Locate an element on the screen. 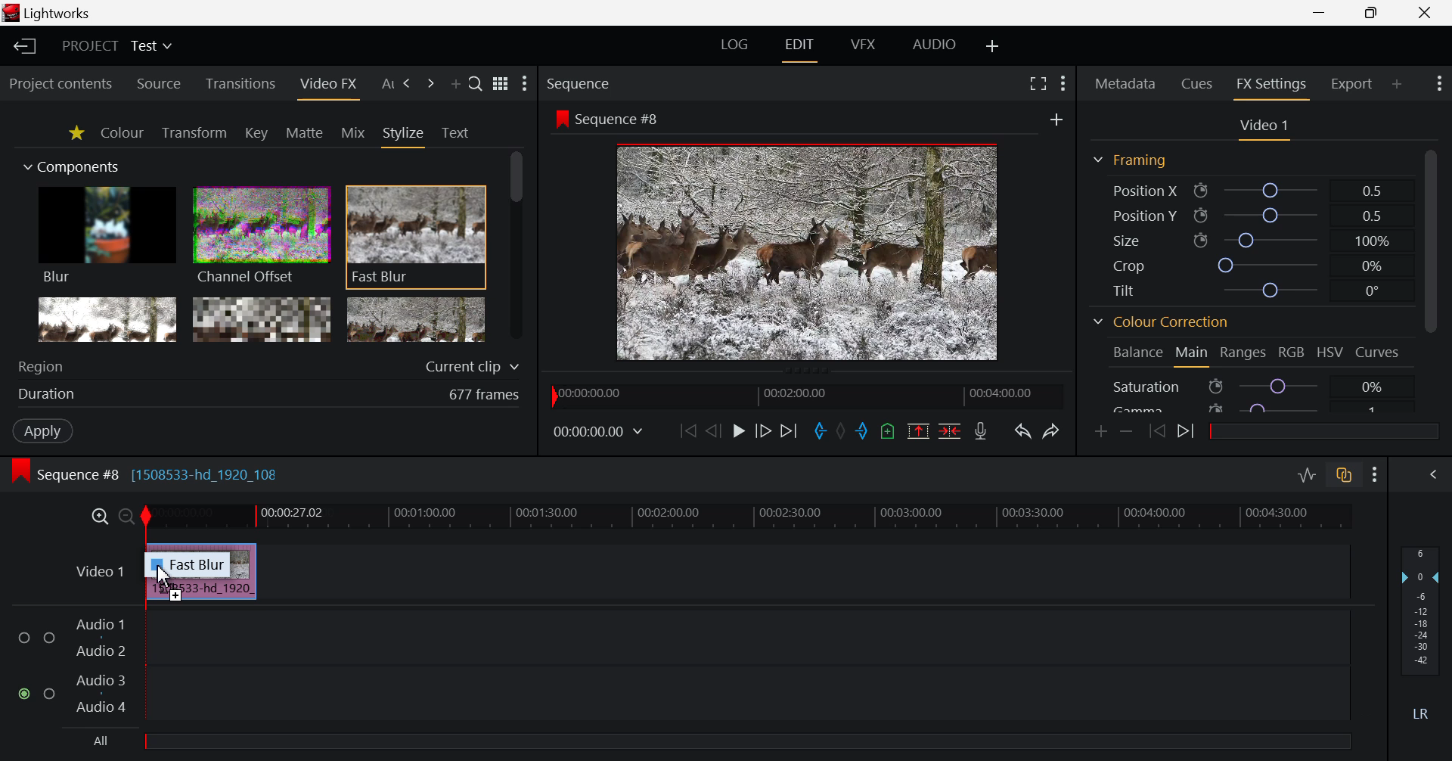 This screenshot has width=1452, height=761. Mark Cue is located at coordinates (888, 431).